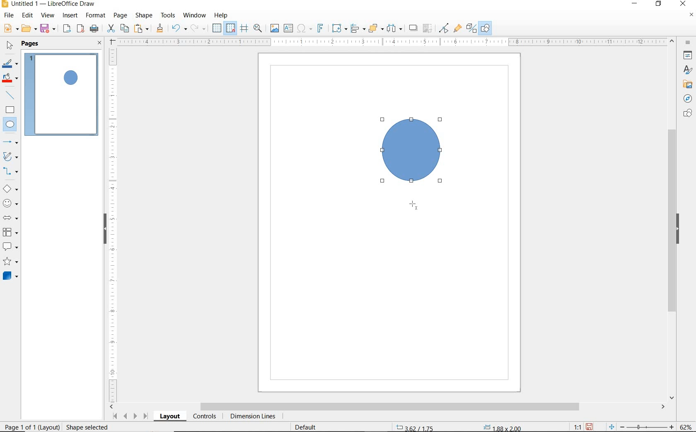 Image resolution: width=696 pixels, height=432 pixels. I want to click on REDO, so click(198, 29).